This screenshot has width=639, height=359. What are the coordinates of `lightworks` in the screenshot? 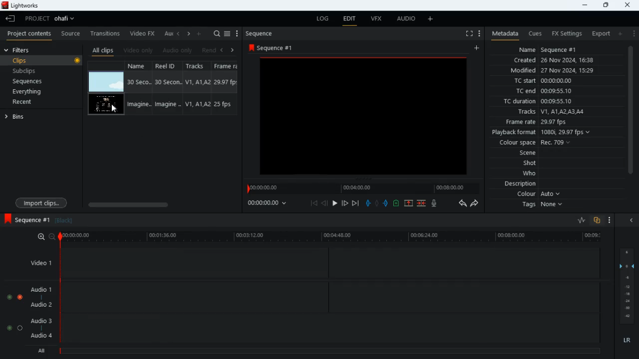 It's located at (23, 6).